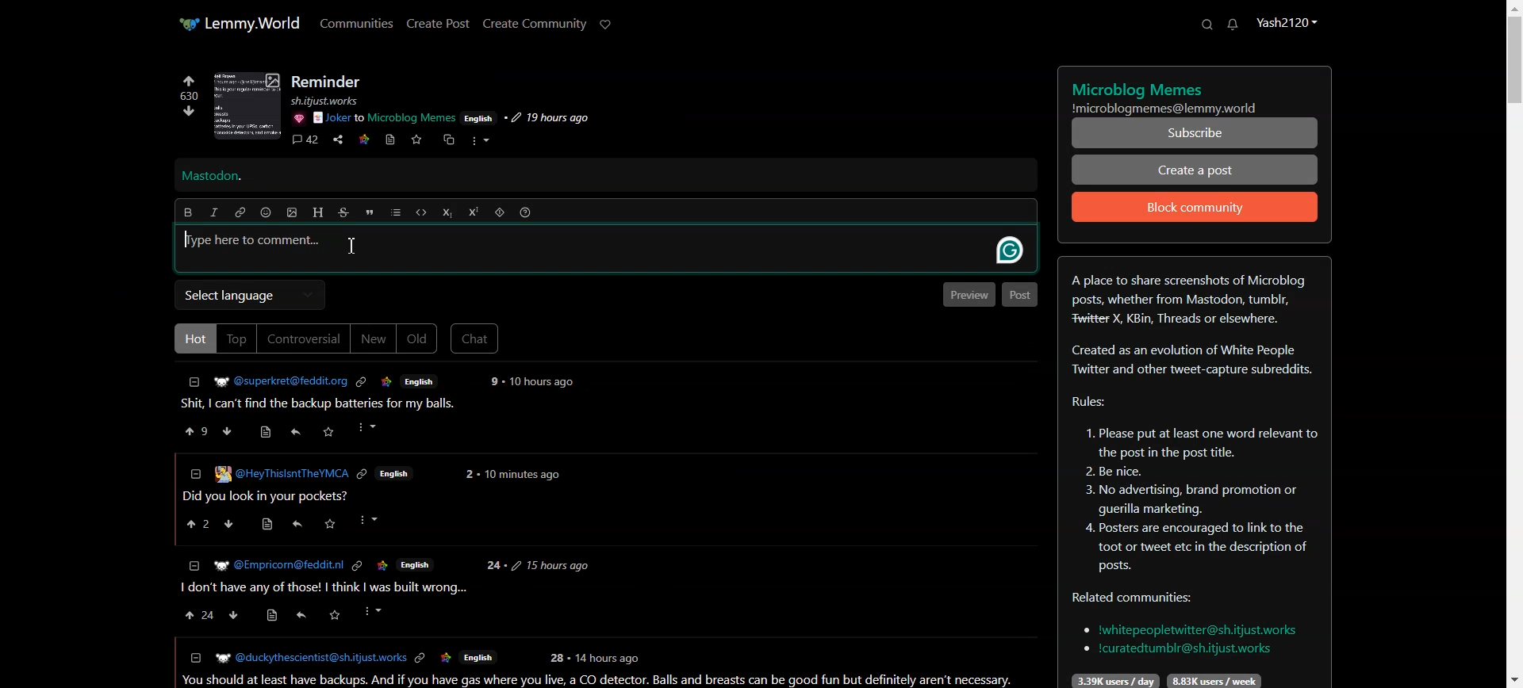 This screenshot has height=688, width=1523. What do you see at coordinates (468, 474) in the screenshot?
I see `2` at bounding box center [468, 474].